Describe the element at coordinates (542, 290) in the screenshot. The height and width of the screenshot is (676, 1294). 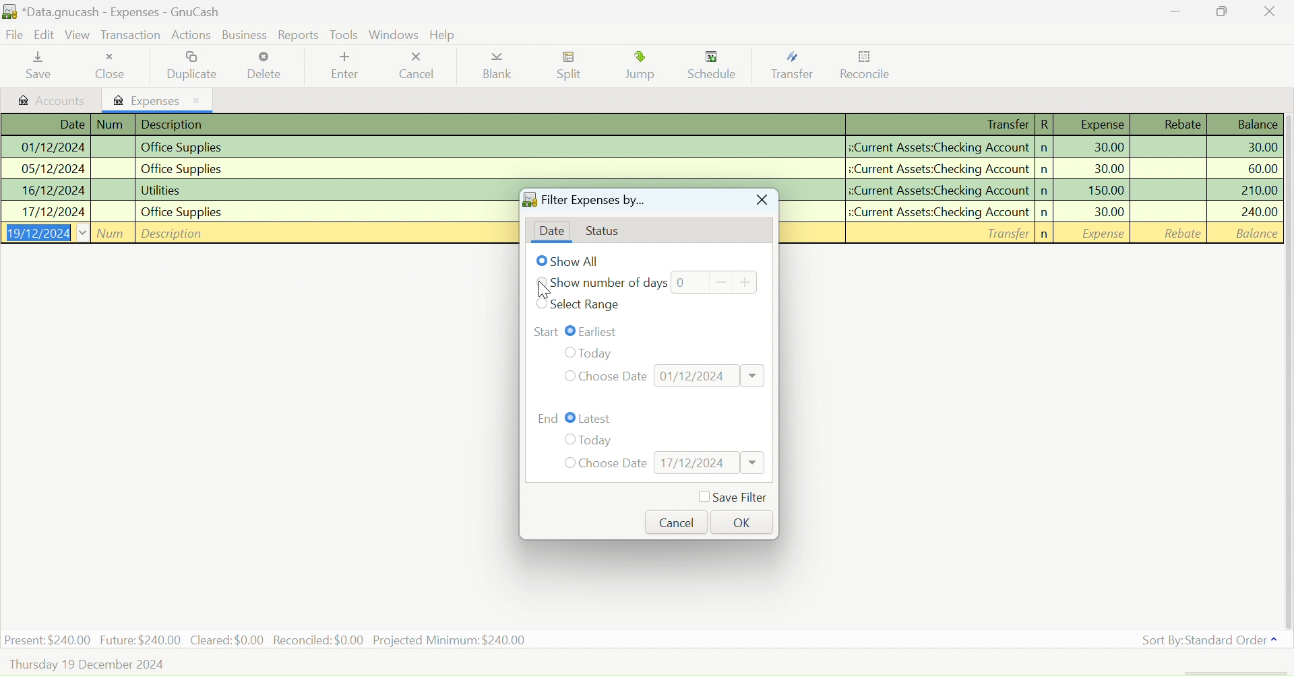
I see `Cursor Position` at that location.